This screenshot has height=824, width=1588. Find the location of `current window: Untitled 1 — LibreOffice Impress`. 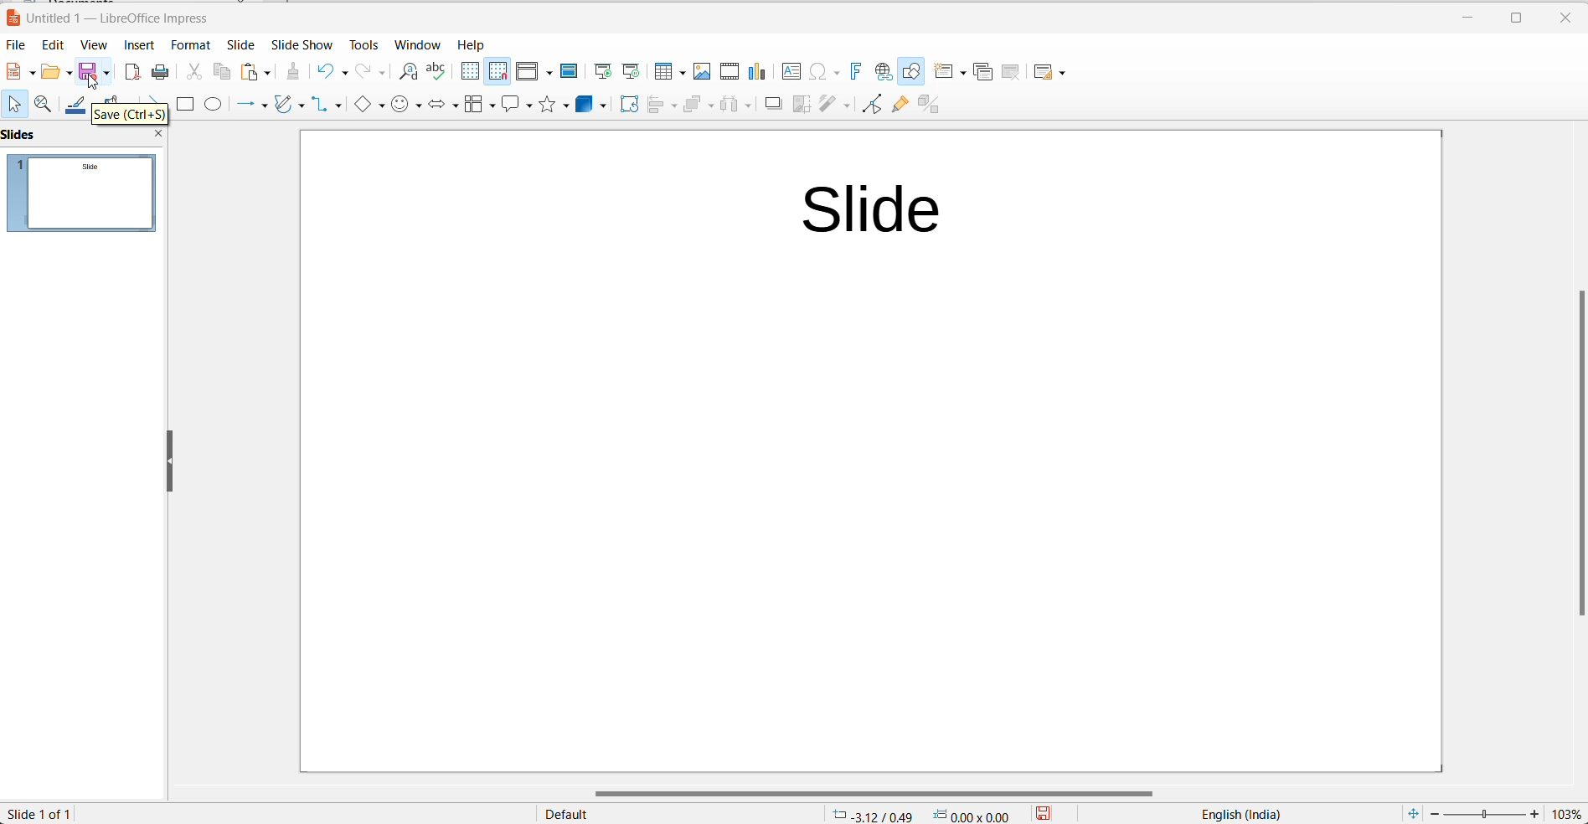

current window: Untitled 1 — LibreOffice Impress is located at coordinates (115, 18).